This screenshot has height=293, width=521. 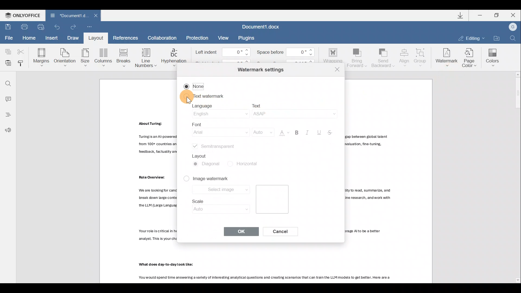 I want to click on Layout, so click(x=97, y=38).